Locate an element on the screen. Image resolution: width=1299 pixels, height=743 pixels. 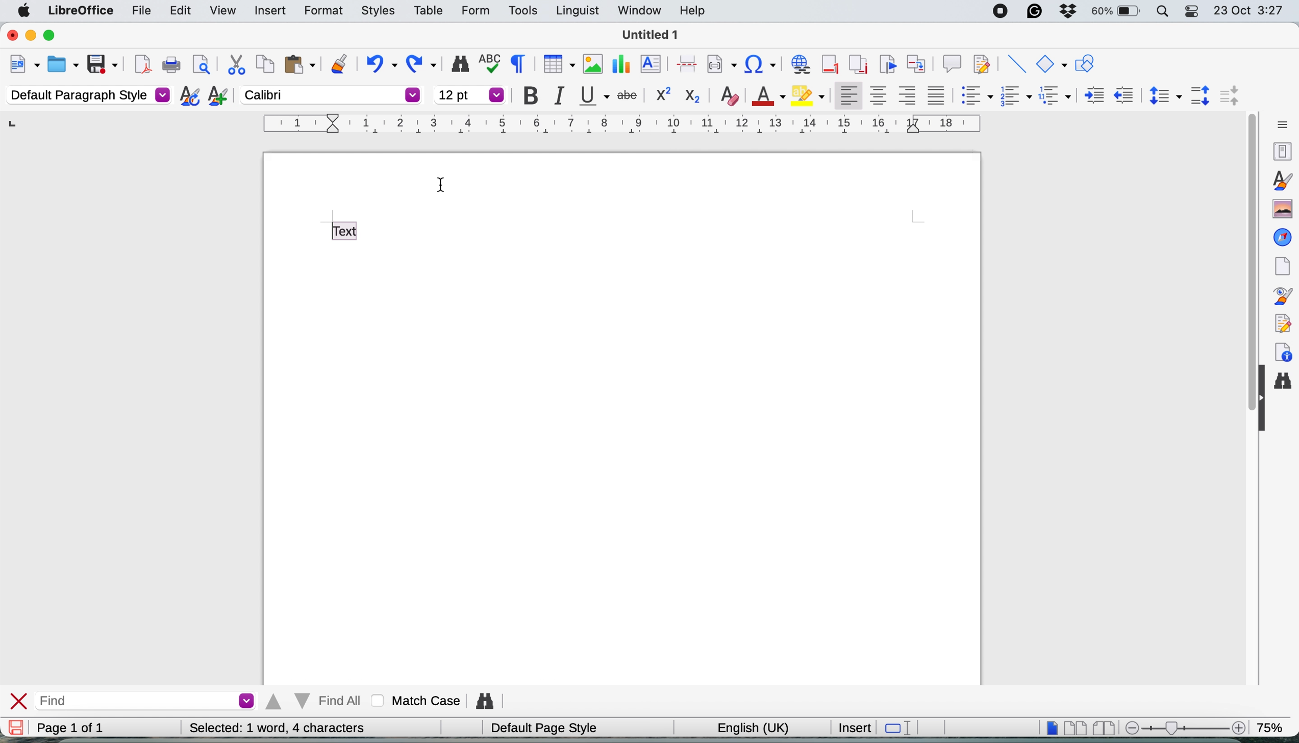
changed text font is located at coordinates (331, 95).